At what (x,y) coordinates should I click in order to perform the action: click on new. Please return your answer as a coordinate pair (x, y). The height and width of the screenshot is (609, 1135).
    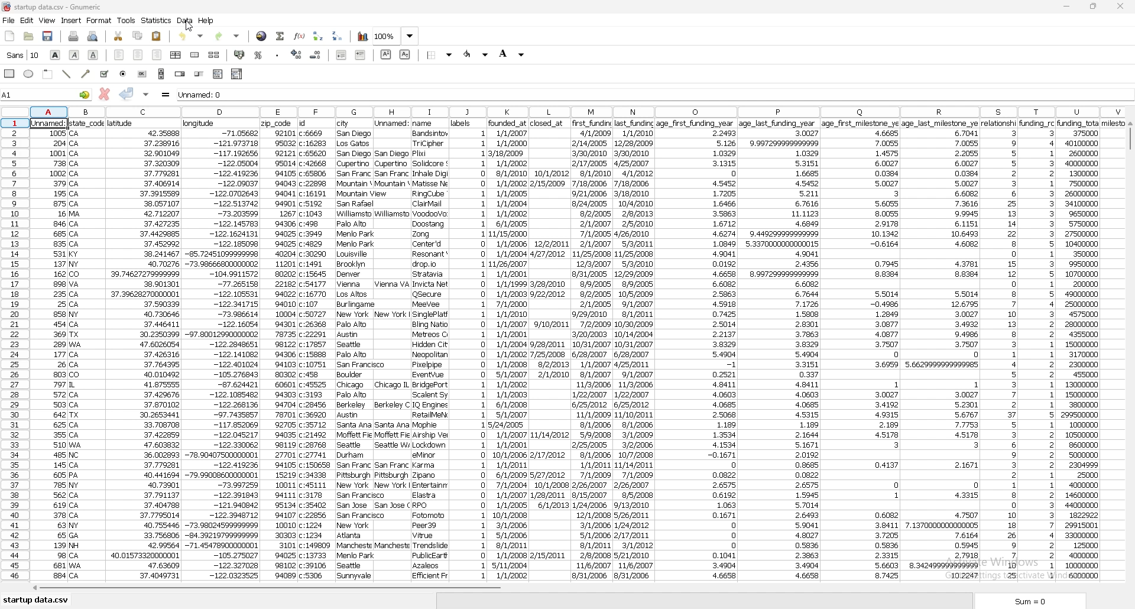
    Looking at the image, I should click on (10, 37).